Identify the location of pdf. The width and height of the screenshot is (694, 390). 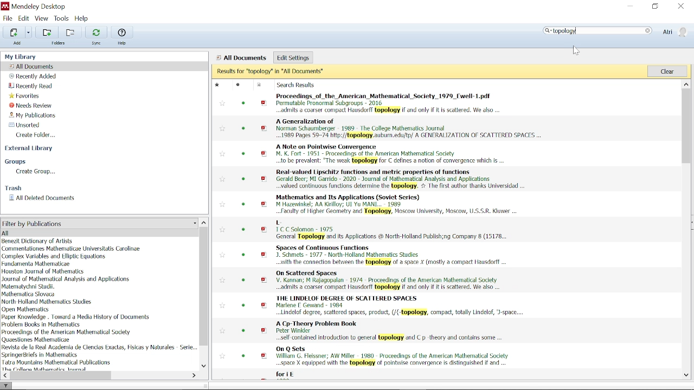
(265, 155).